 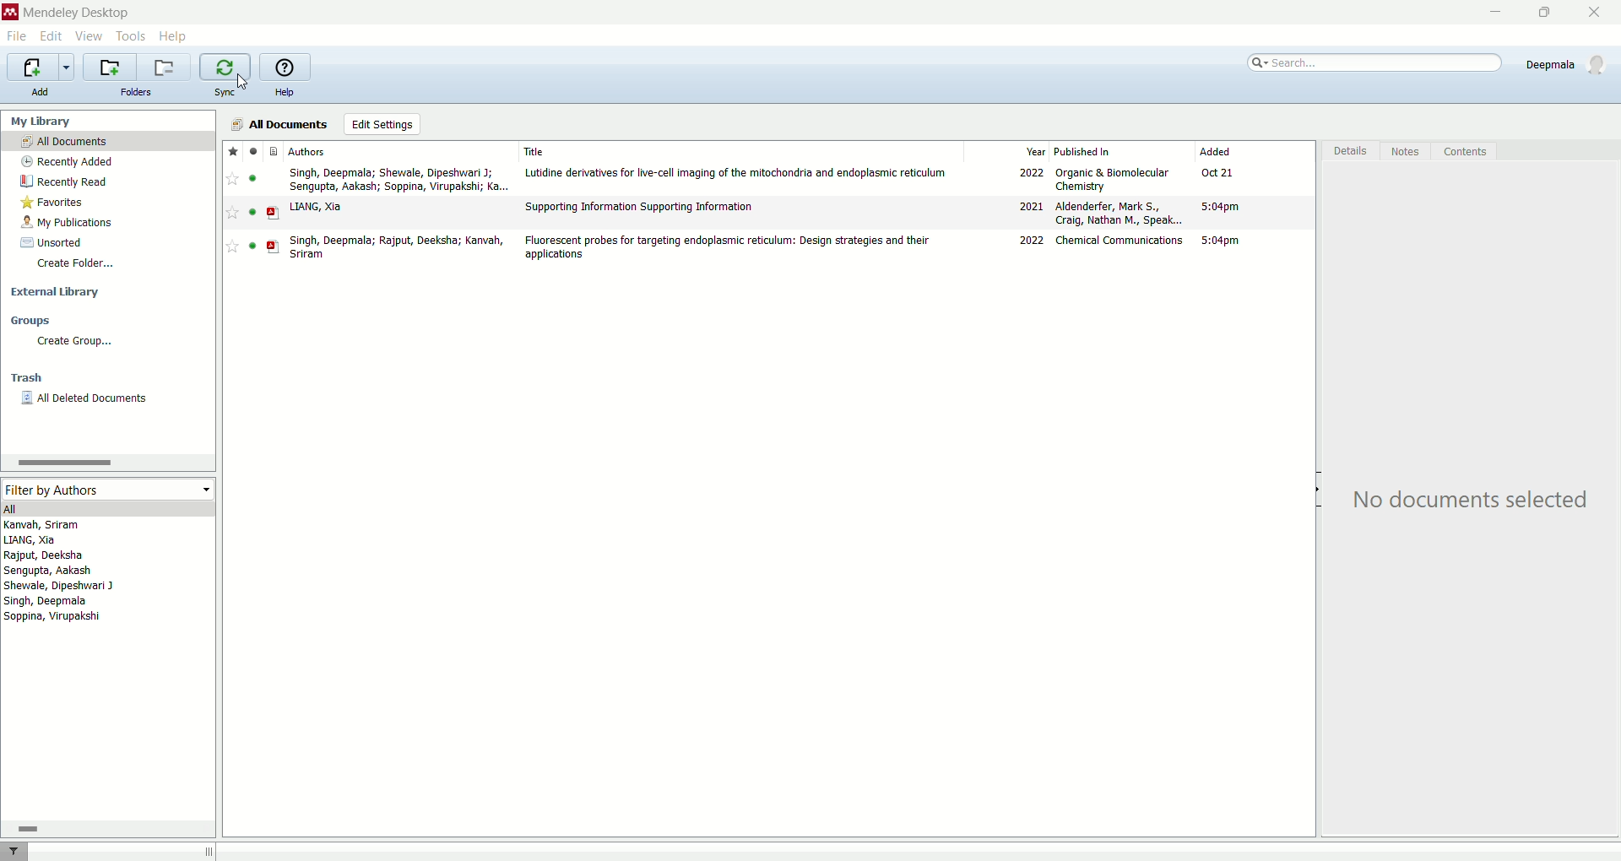 I want to click on close, so click(x=1595, y=13).